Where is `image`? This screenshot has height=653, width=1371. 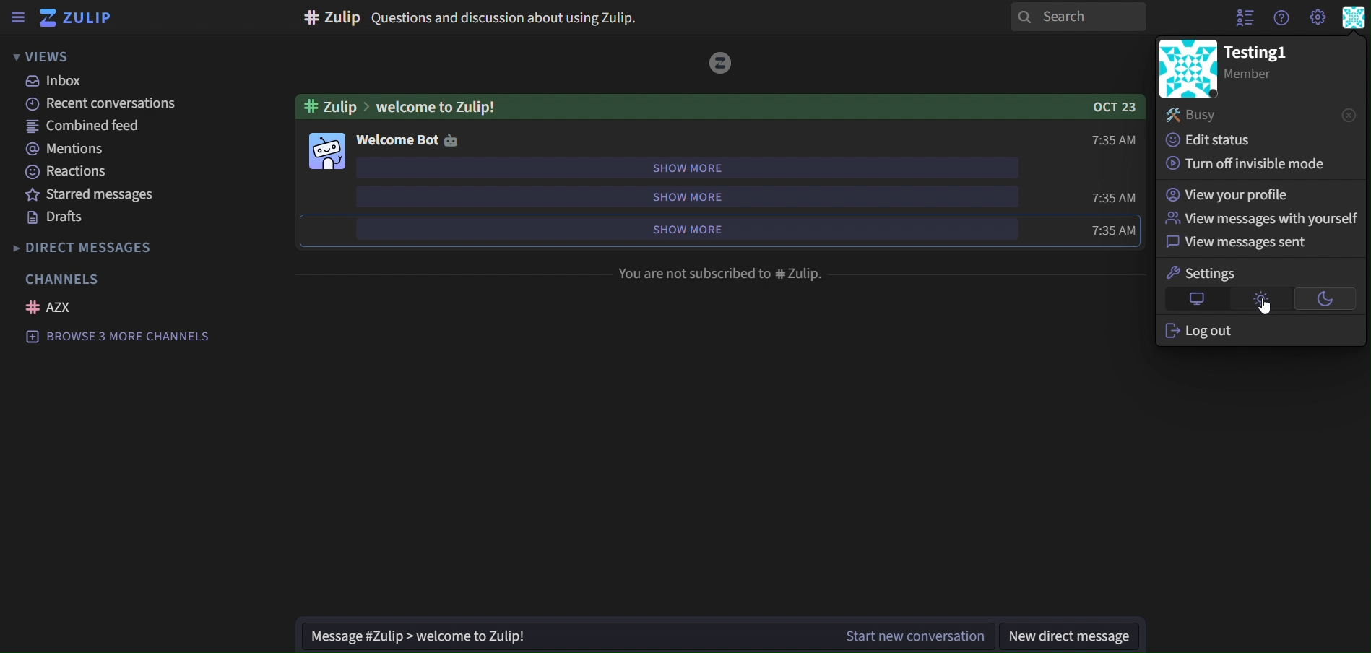 image is located at coordinates (329, 151).